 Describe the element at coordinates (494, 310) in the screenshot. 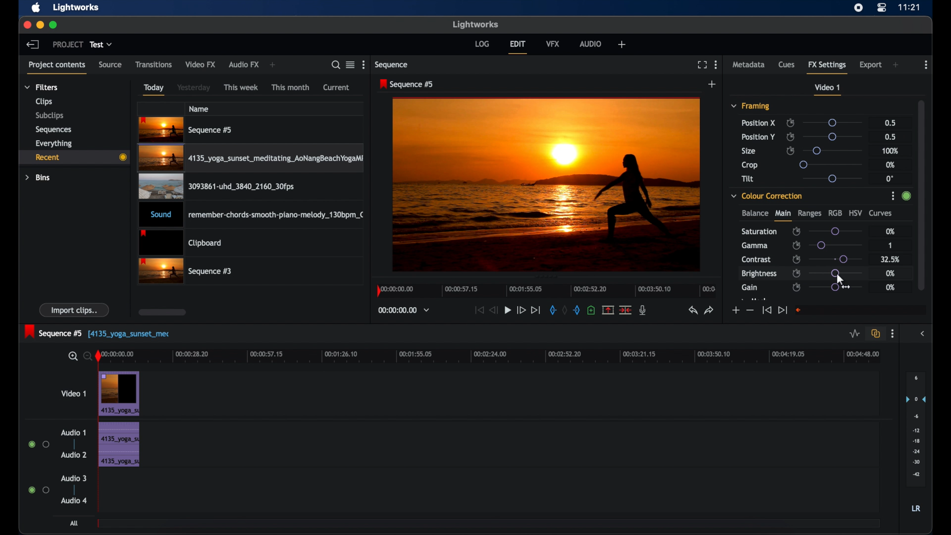

I see `rewind` at that location.